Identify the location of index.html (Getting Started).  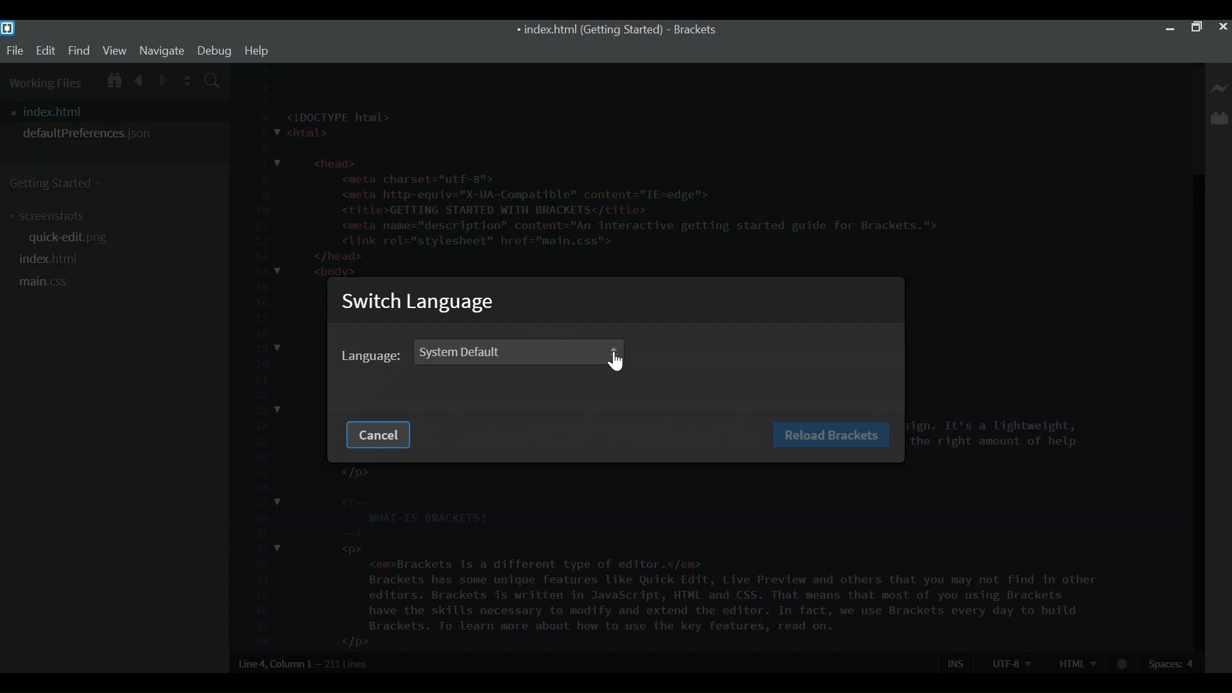
(588, 31).